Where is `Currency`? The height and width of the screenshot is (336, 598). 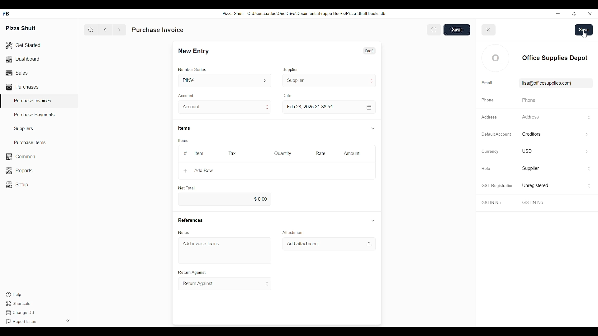
Currency is located at coordinates (489, 151).